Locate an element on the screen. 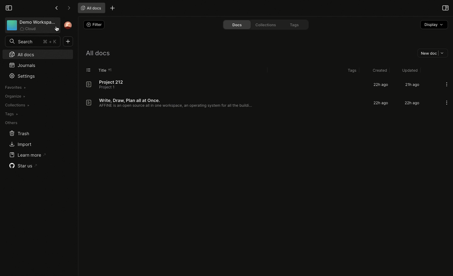  Organize is located at coordinates (14, 96).